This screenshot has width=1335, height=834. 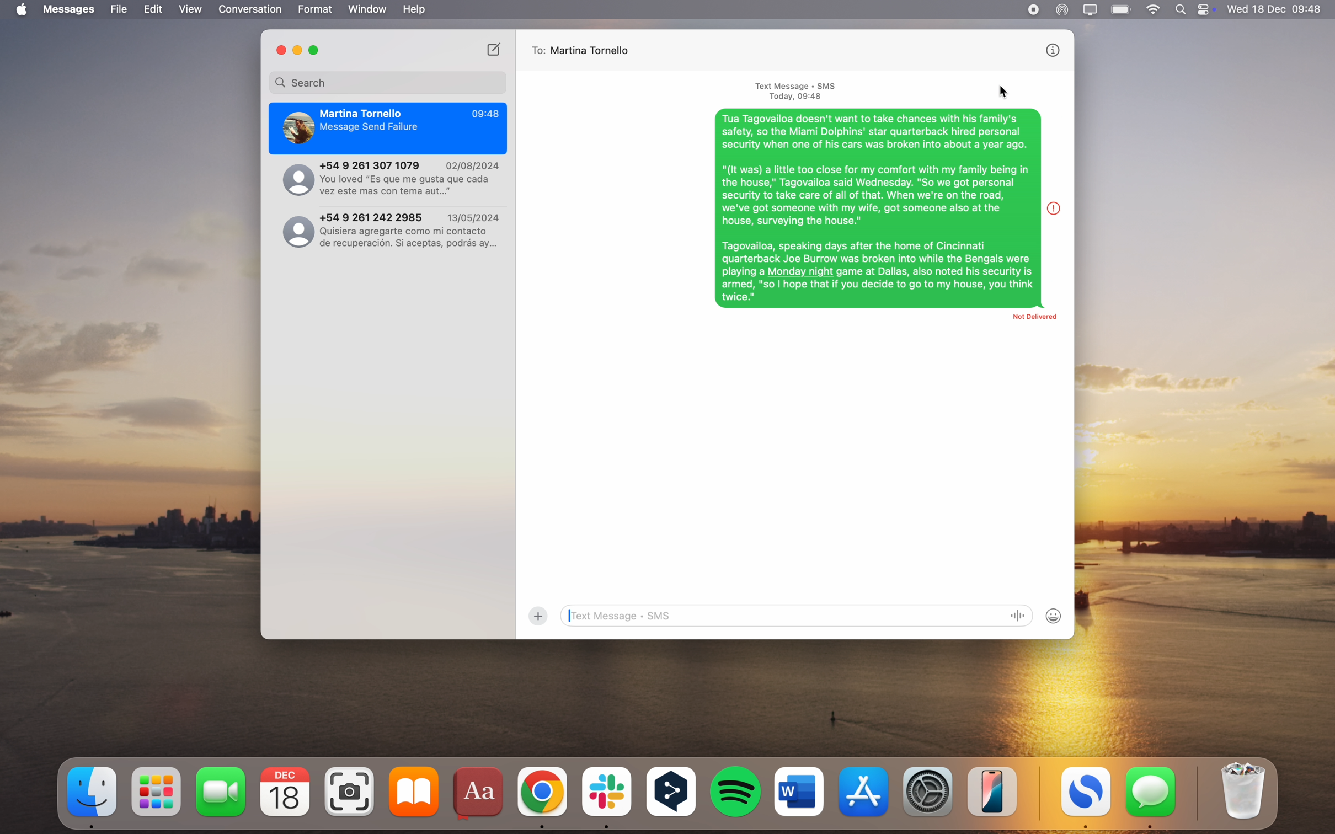 What do you see at coordinates (298, 51) in the screenshot?
I see `minimize app` at bounding box center [298, 51].